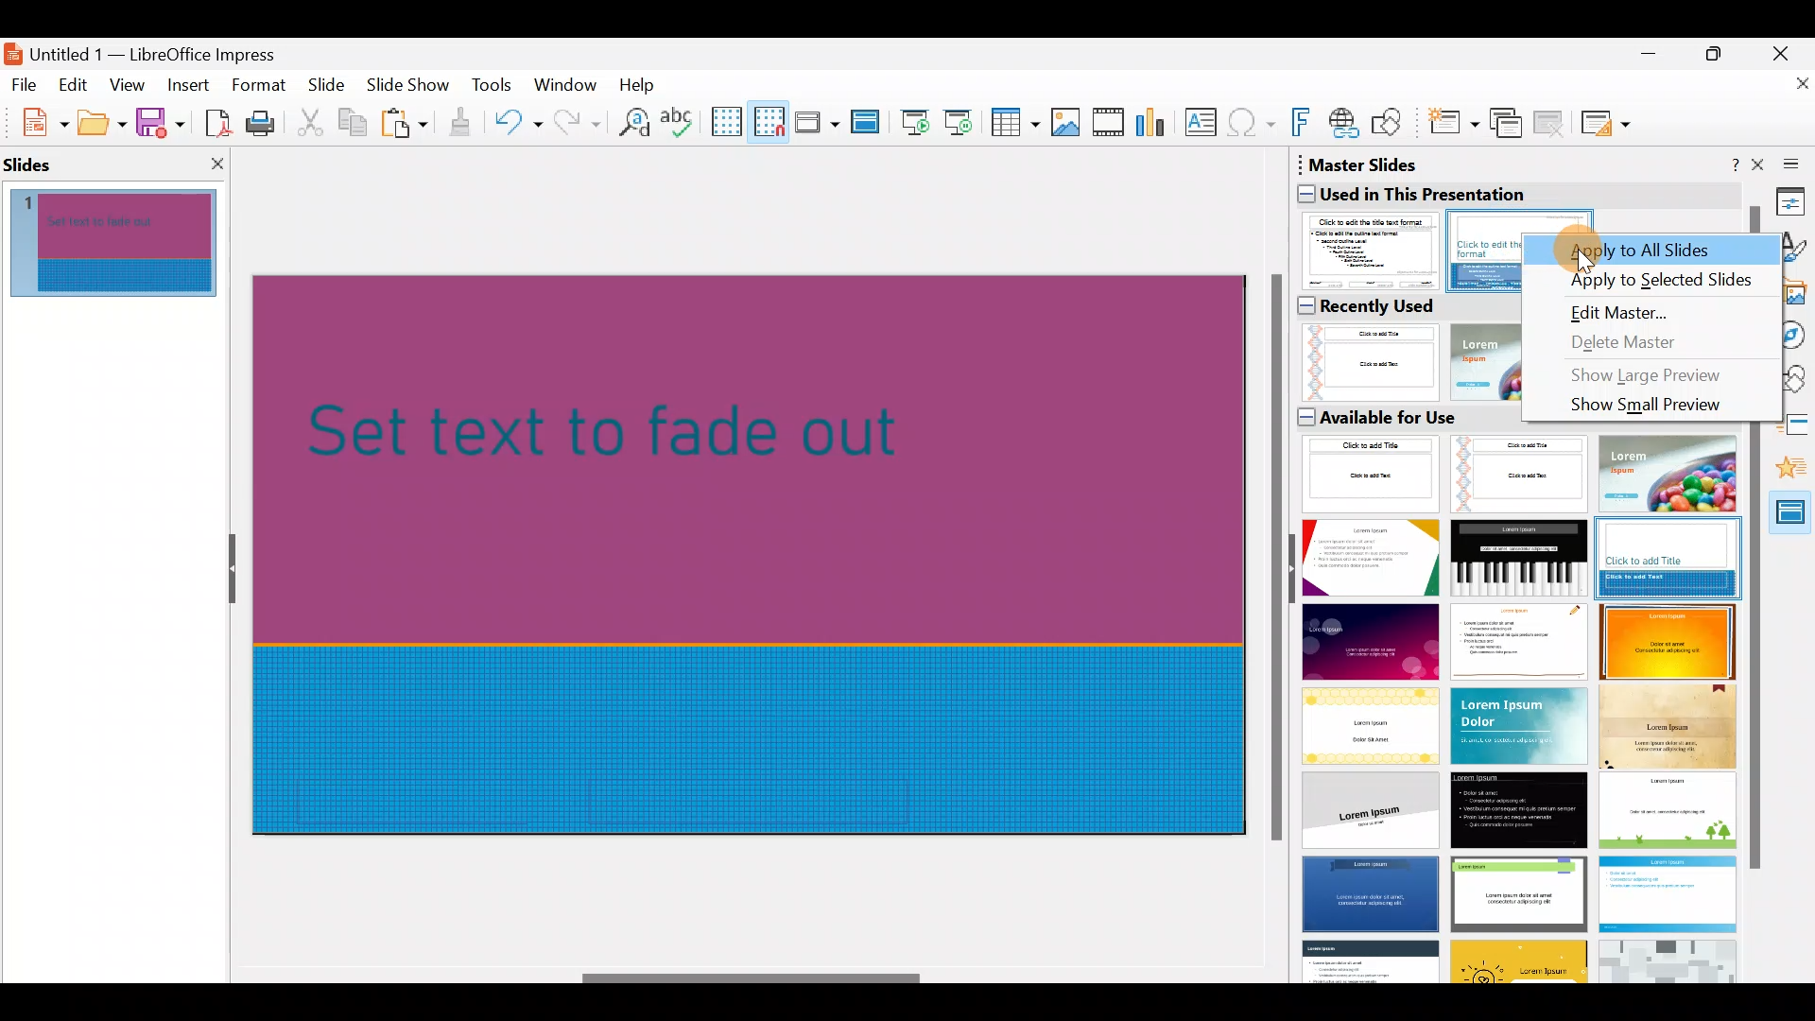 This screenshot has width=1815, height=1021. I want to click on slides, so click(36, 162).